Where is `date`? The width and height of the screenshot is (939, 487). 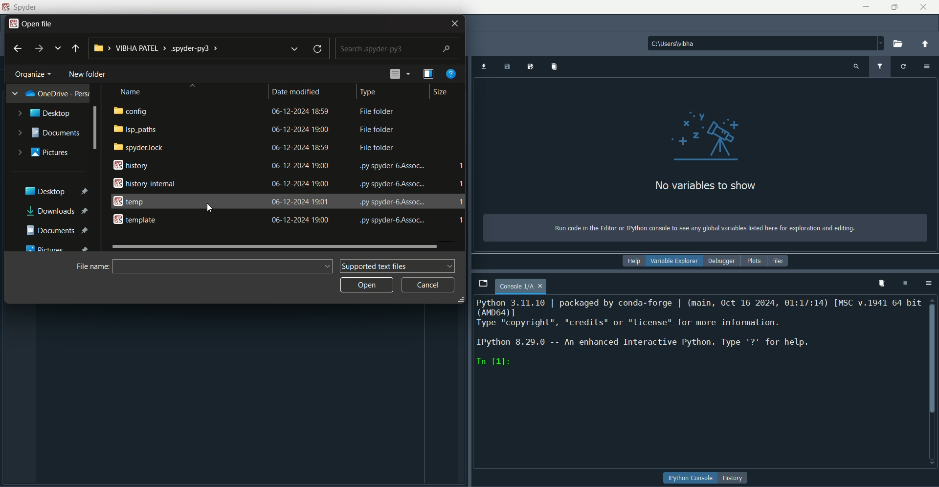
date is located at coordinates (301, 111).